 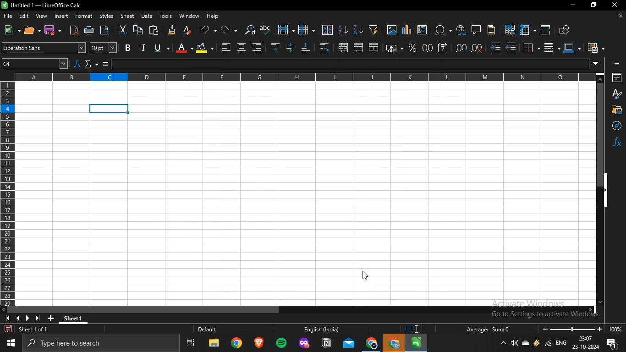 I want to click on Average: : Sum: 0, so click(x=484, y=329).